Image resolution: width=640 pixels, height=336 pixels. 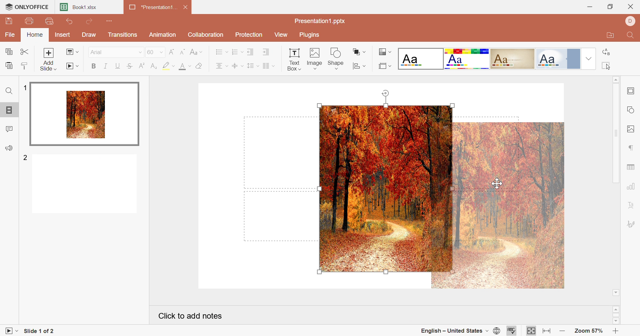 What do you see at coordinates (90, 21) in the screenshot?
I see `Redo` at bounding box center [90, 21].